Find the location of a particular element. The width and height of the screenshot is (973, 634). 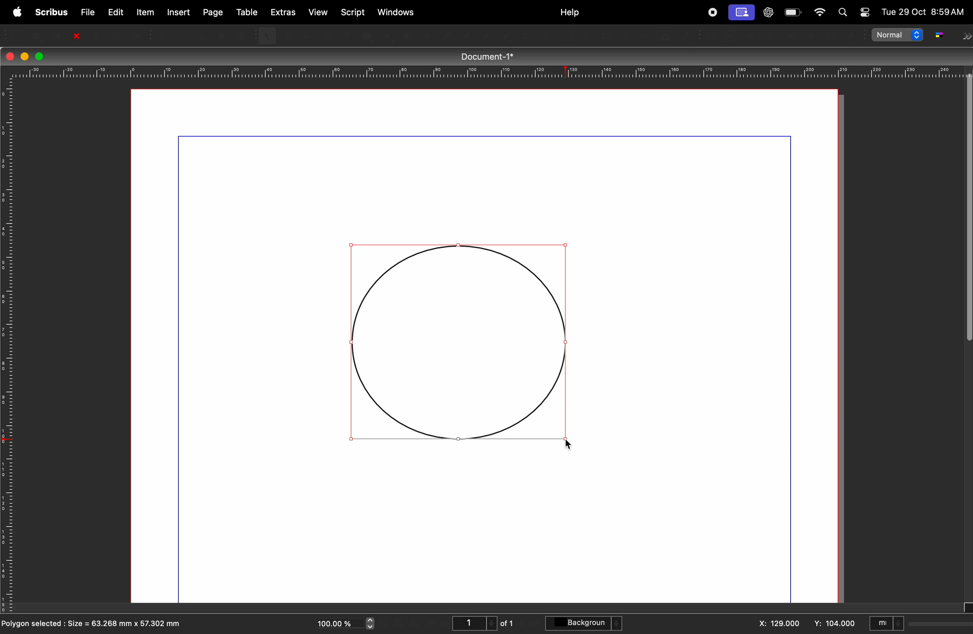

Cut is located at coordinates (202, 34).